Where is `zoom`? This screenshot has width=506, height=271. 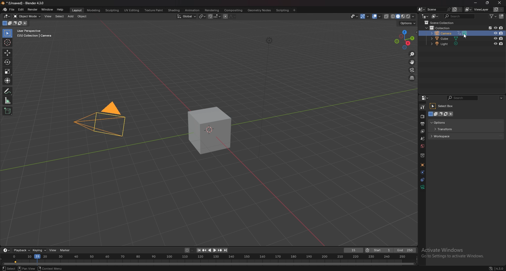 zoom is located at coordinates (412, 54).